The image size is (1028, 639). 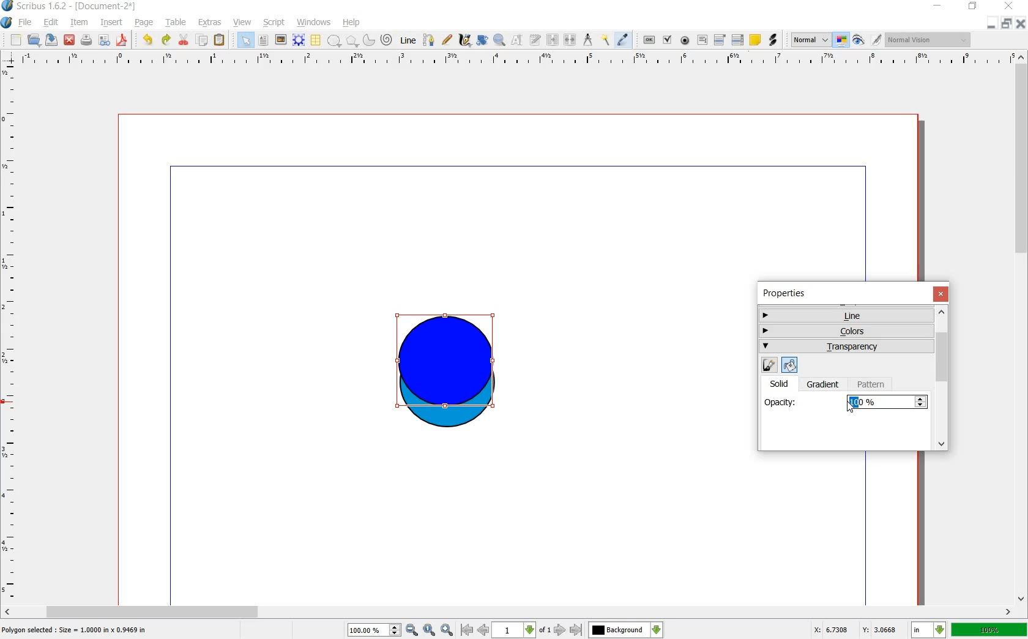 What do you see at coordinates (10, 332) in the screenshot?
I see `ruler` at bounding box center [10, 332].